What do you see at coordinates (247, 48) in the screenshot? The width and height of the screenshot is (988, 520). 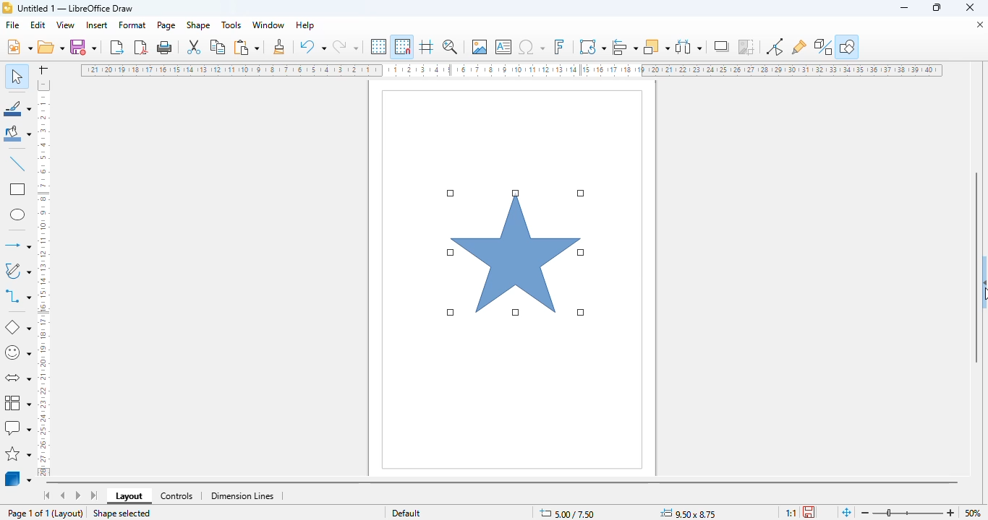 I see `paste` at bounding box center [247, 48].